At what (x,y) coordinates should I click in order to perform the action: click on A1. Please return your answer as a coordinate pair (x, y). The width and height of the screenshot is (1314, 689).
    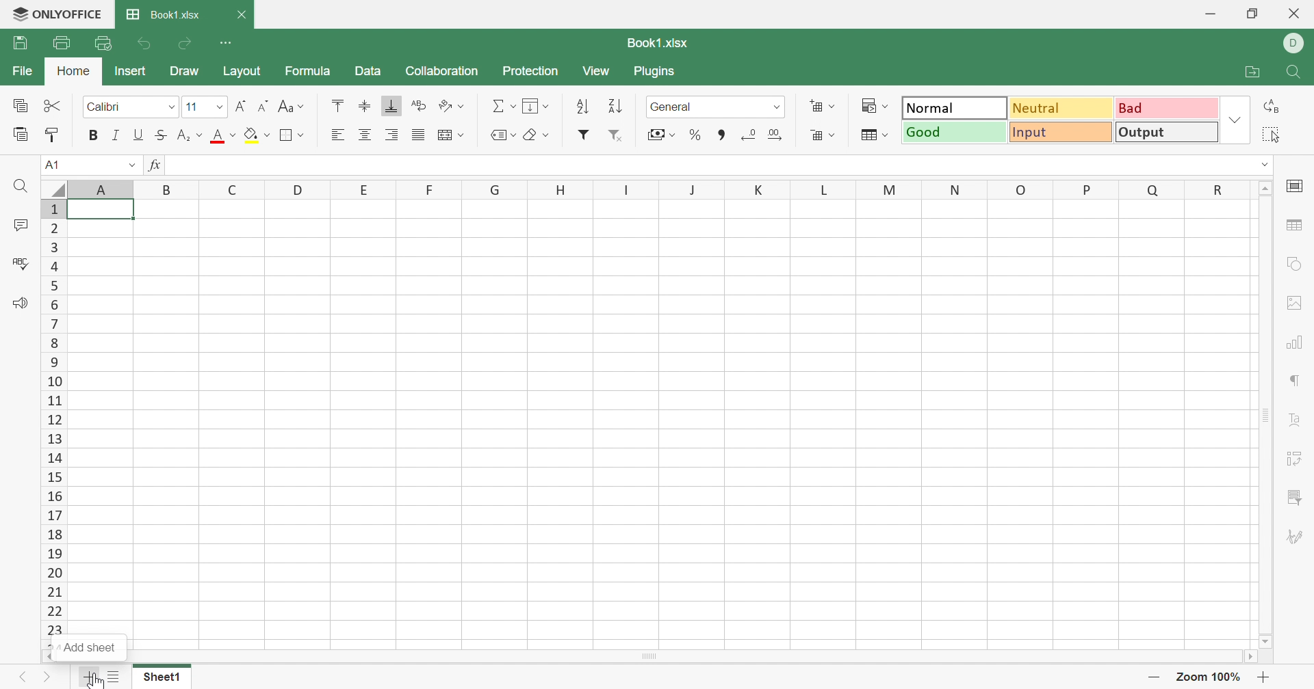
    Looking at the image, I should click on (52, 165).